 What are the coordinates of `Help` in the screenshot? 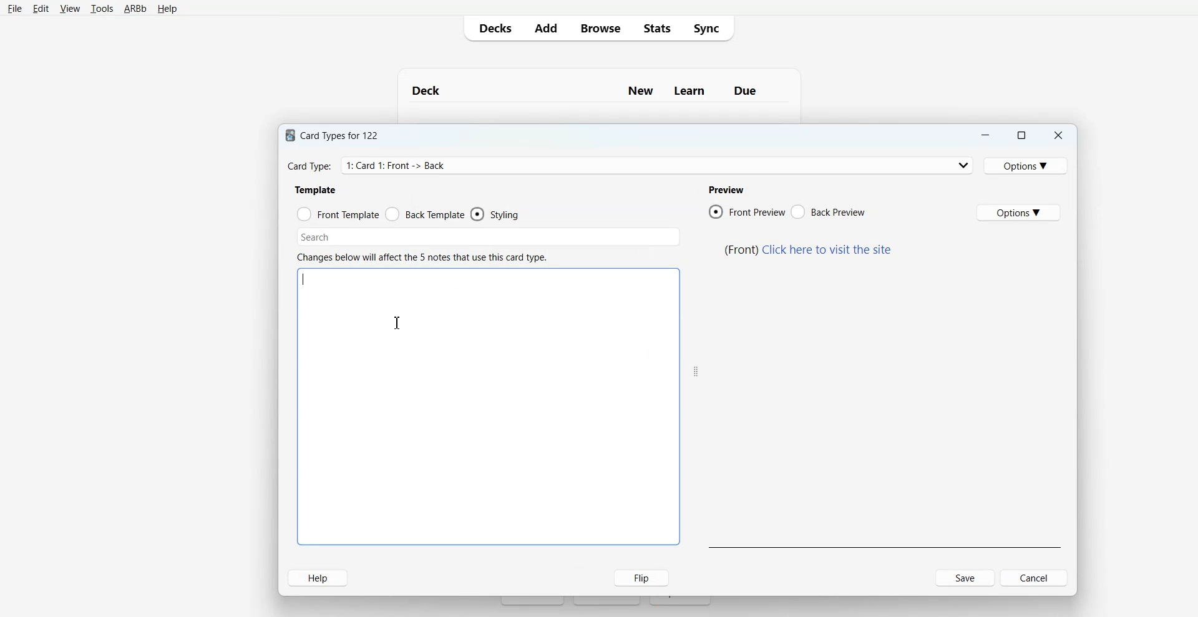 It's located at (319, 577).